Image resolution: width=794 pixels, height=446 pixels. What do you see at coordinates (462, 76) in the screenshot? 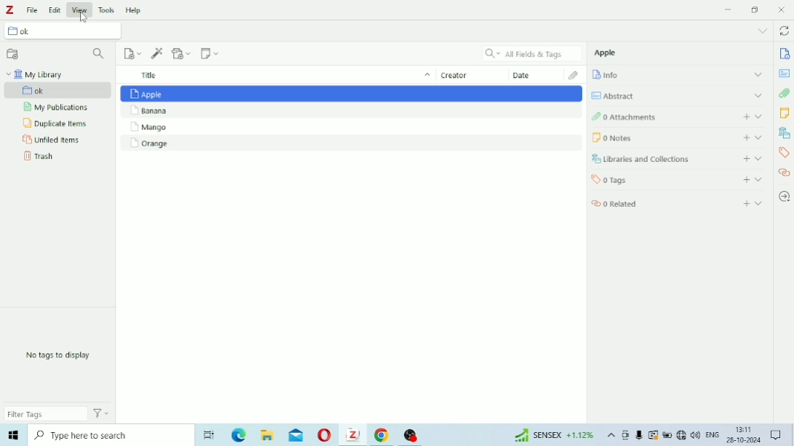
I see `Creator` at bounding box center [462, 76].